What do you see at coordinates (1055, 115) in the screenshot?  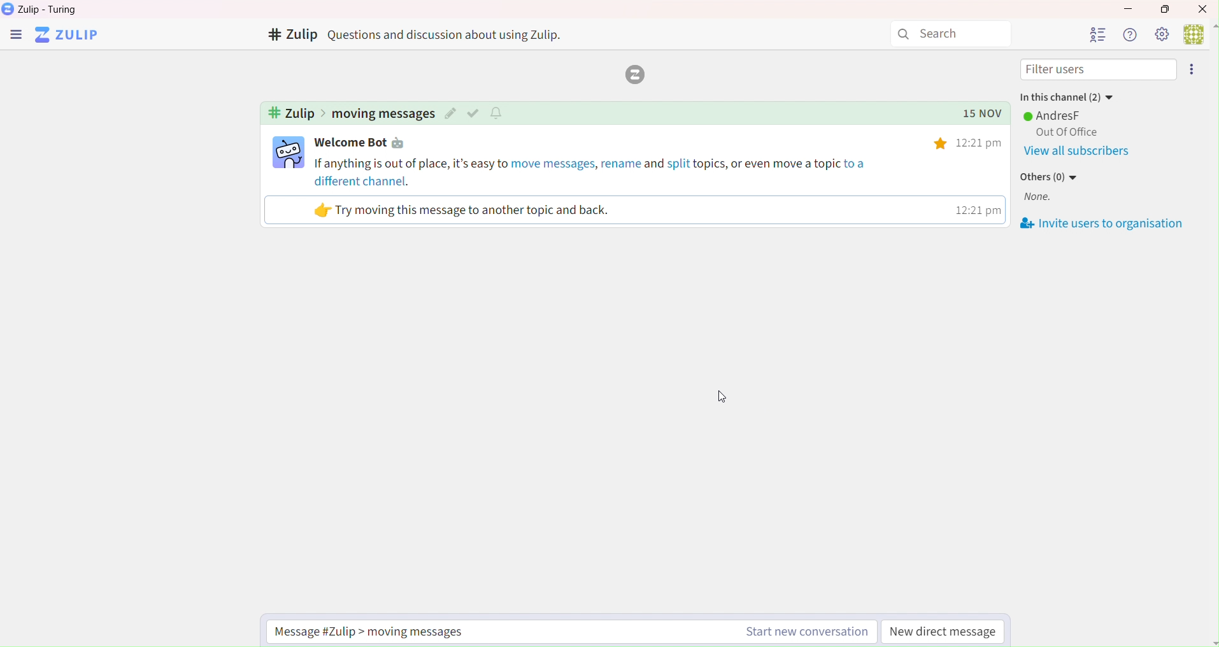 I see `AndresF` at bounding box center [1055, 115].